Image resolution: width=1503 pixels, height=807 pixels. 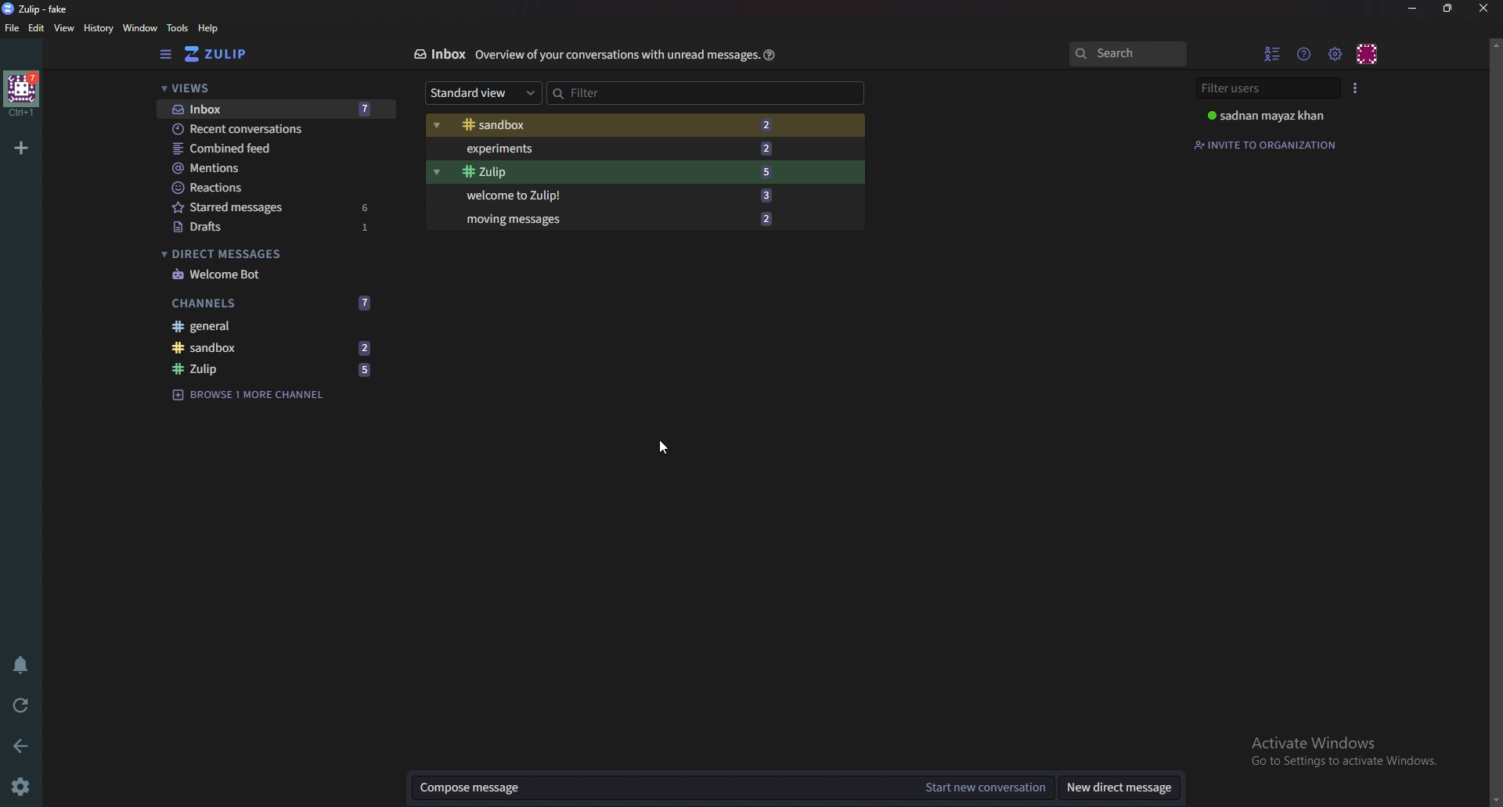 What do you see at coordinates (1266, 88) in the screenshot?
I see `Filter users` at bounding box center [1266, 88].